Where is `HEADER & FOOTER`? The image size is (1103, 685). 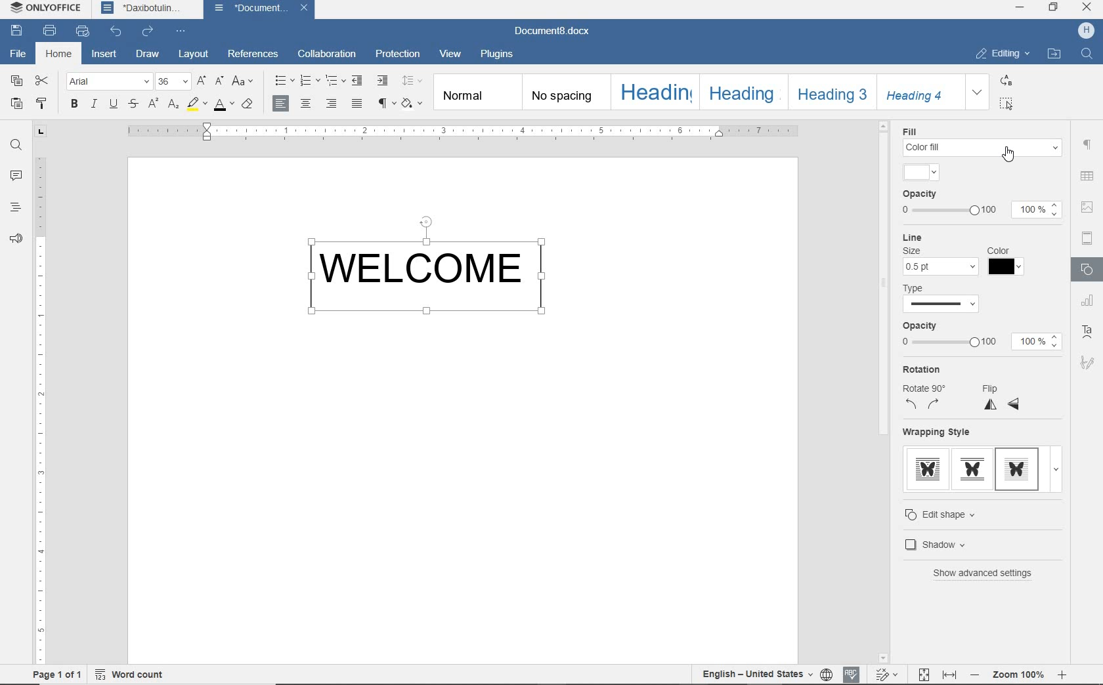
HEADER & FOOTER is located at coordinates (1089, 238).